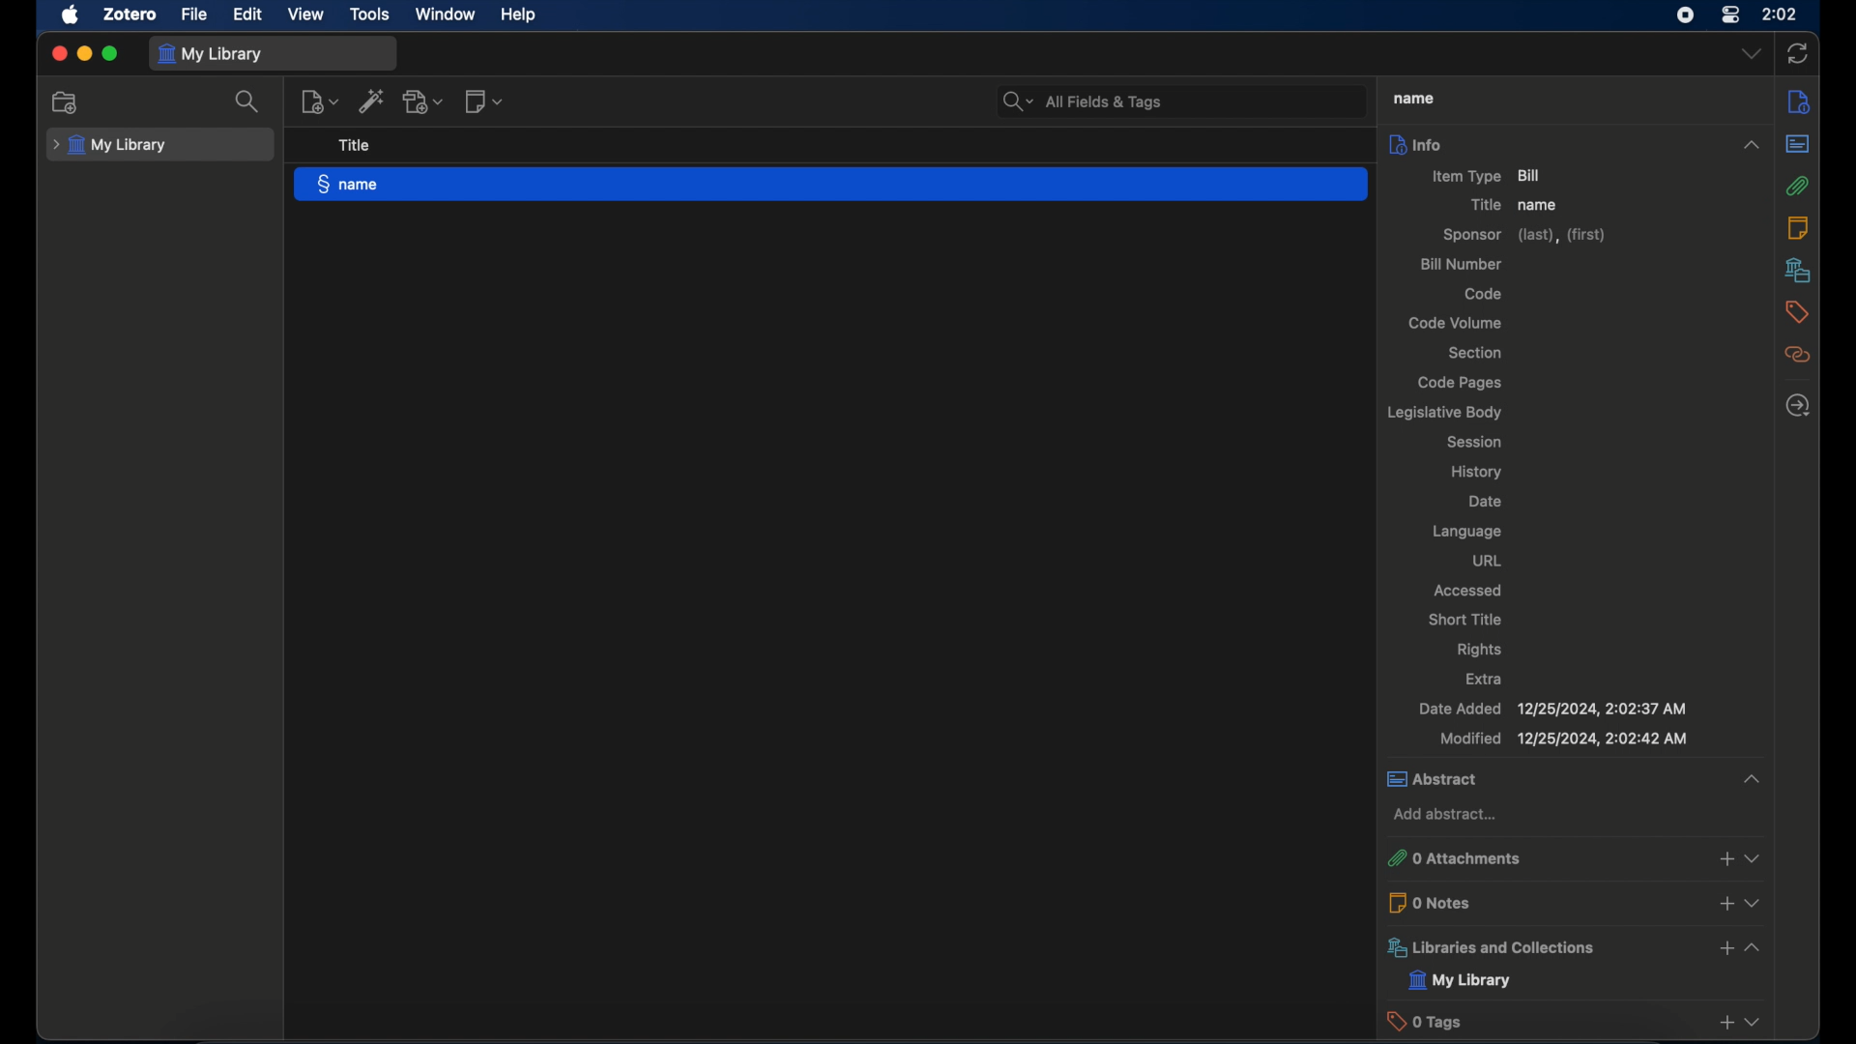 This screenshot has height=1044, width=1856. What do you see at coordinates (58, 51) in the screenshot?
I see `close` at bounding box center [58, 51].